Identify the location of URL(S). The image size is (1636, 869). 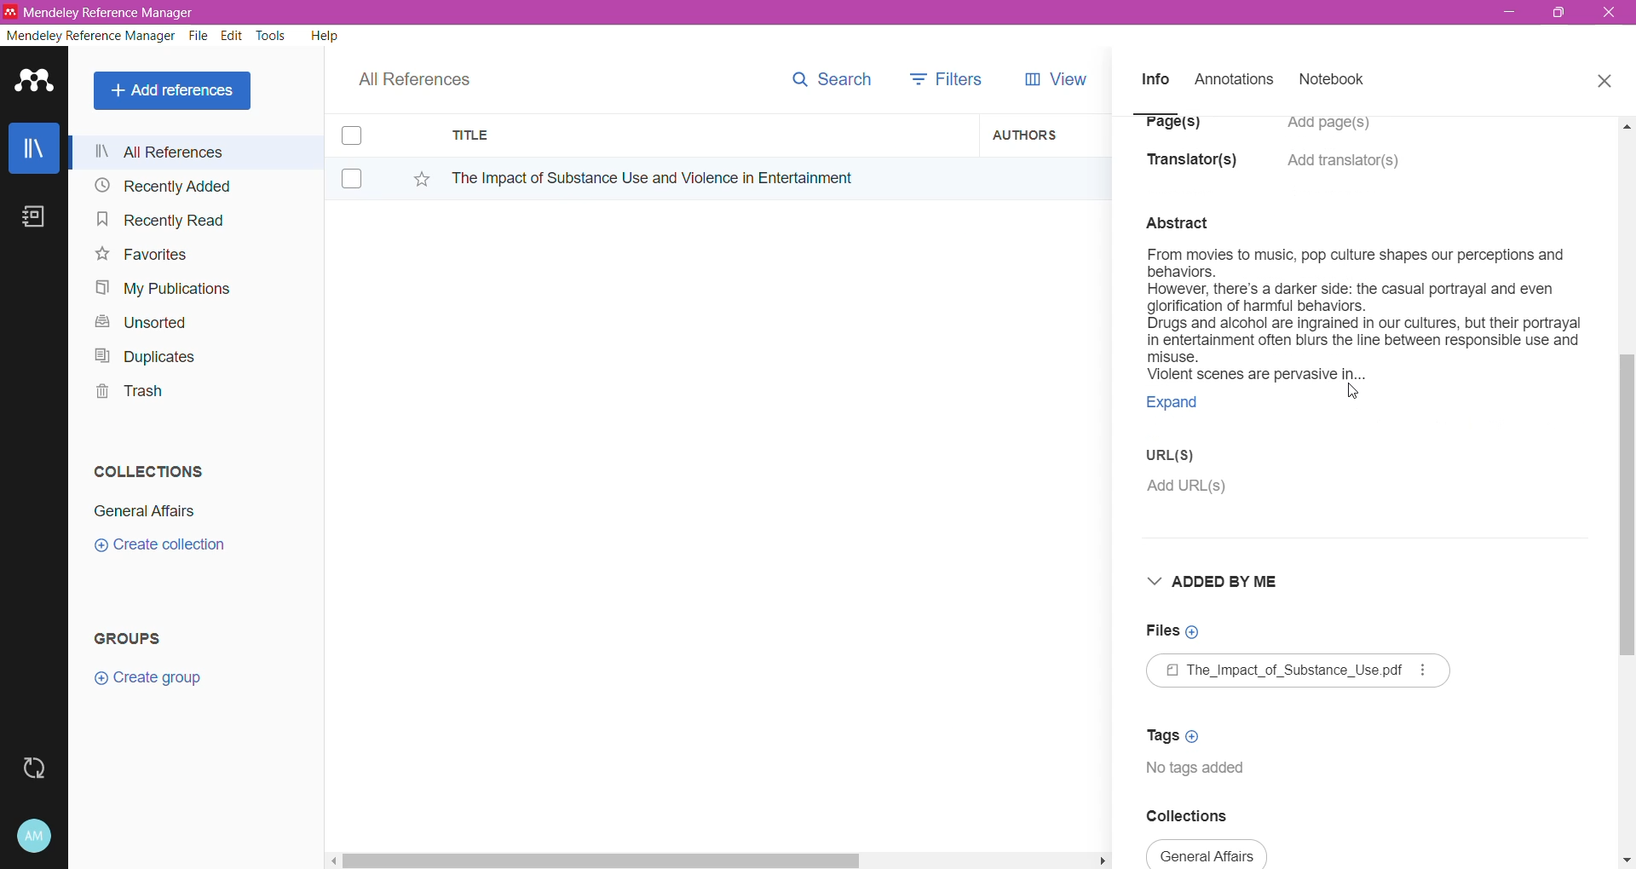
(1181, 460).